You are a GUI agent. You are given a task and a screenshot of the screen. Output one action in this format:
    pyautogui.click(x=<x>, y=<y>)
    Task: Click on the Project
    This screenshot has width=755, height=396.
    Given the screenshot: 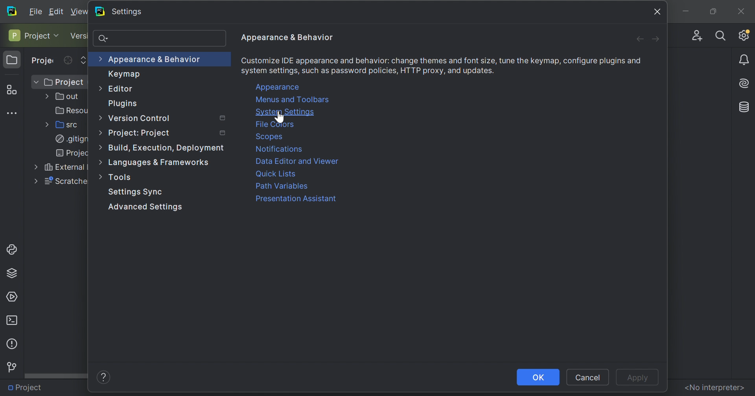 What is the action you would take?
    pyautogui.click(x=63, y=82)
    